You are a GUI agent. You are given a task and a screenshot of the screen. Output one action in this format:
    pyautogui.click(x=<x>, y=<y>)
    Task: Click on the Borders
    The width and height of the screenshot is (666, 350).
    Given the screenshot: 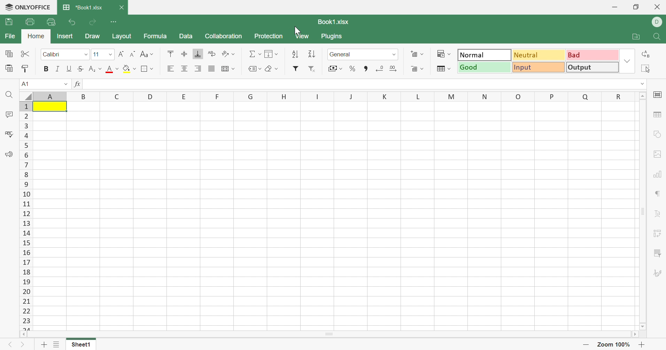 What is the action you would take?
    pyautogui.click(x=147, y=69)
    